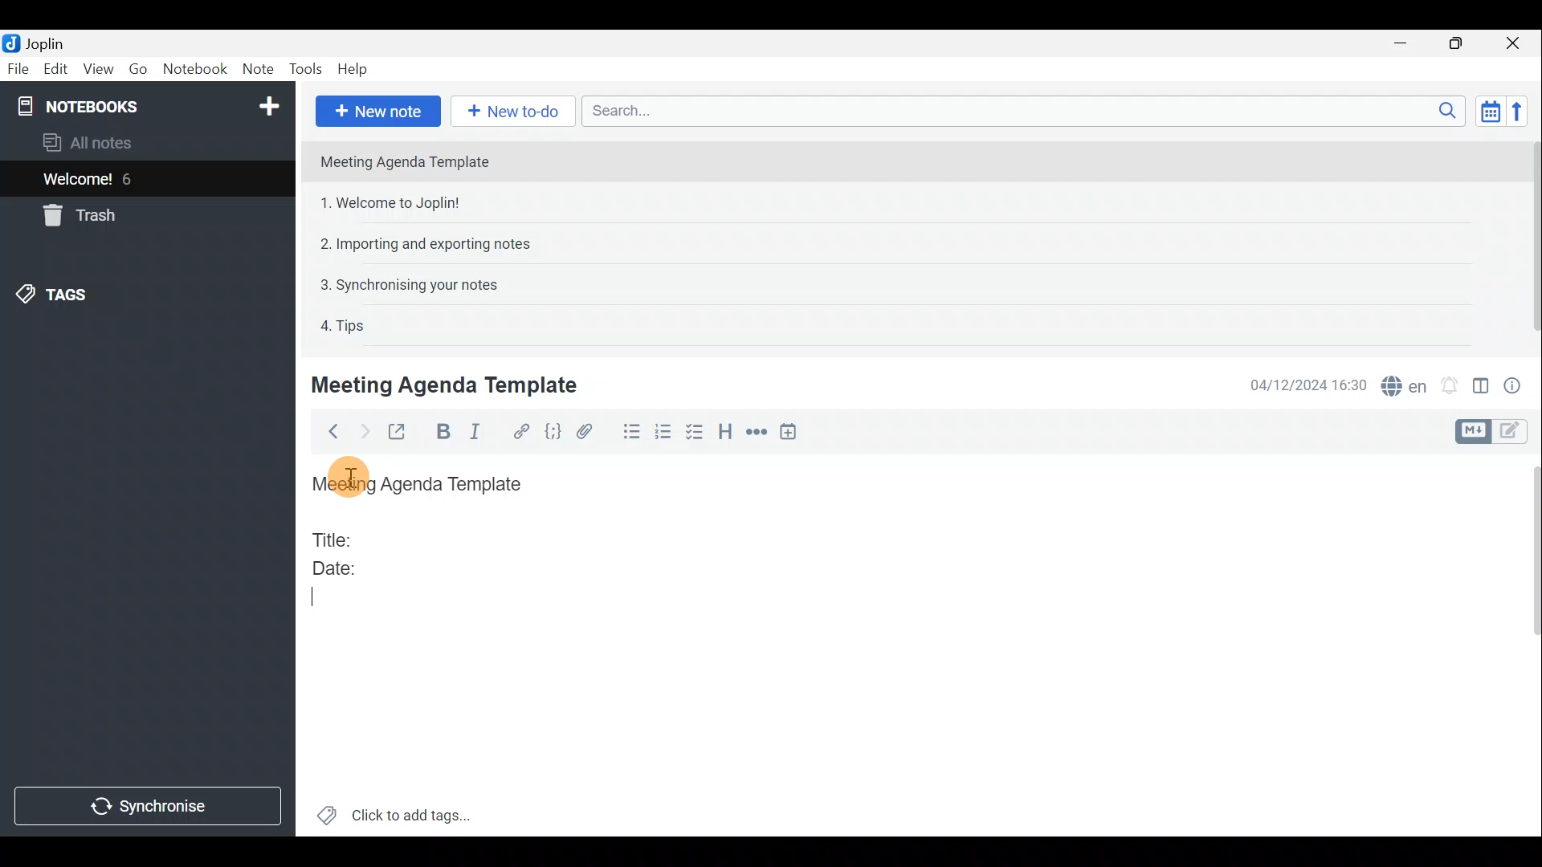 This screenshot has width=1542, height=867. What do you see at coordinates (141, 68) in the screenshot?
I see `Go` at bounding box center [141, 68].